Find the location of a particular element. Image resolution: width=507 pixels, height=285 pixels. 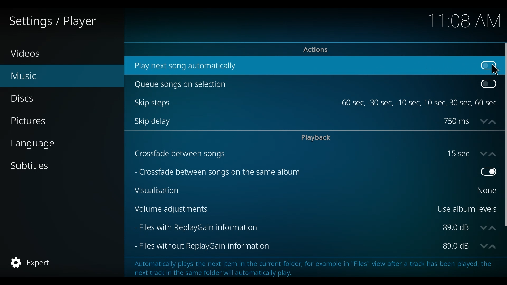

Crossfade between songs on/off is located at coordinates (460, 153).